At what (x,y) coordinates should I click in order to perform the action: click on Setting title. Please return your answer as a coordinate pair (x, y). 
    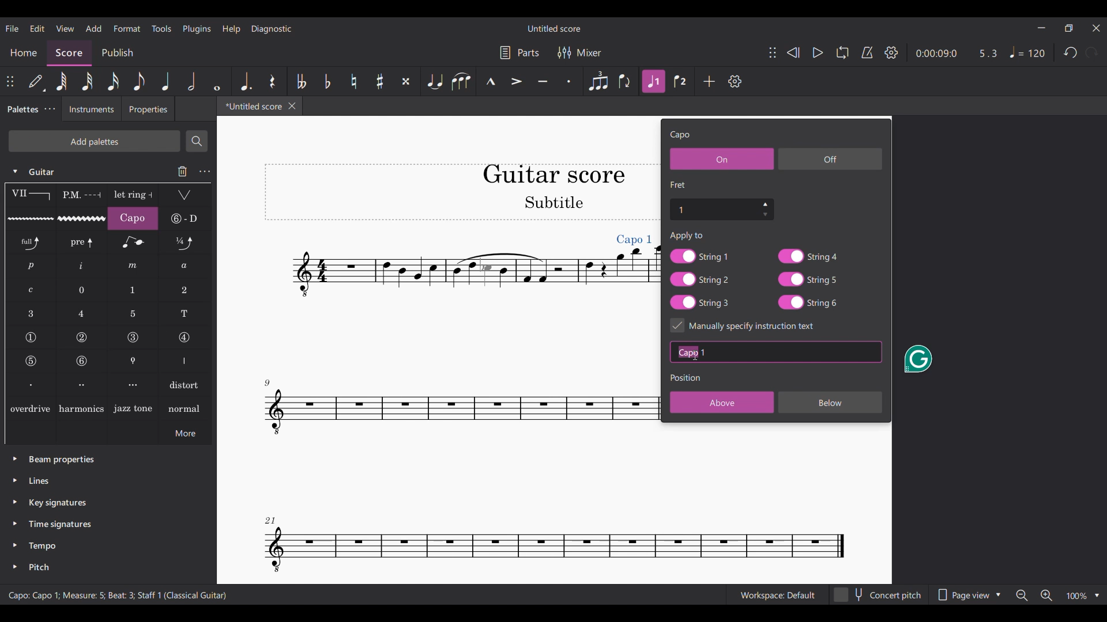
    Looking at the image, I should click on (680, 135).